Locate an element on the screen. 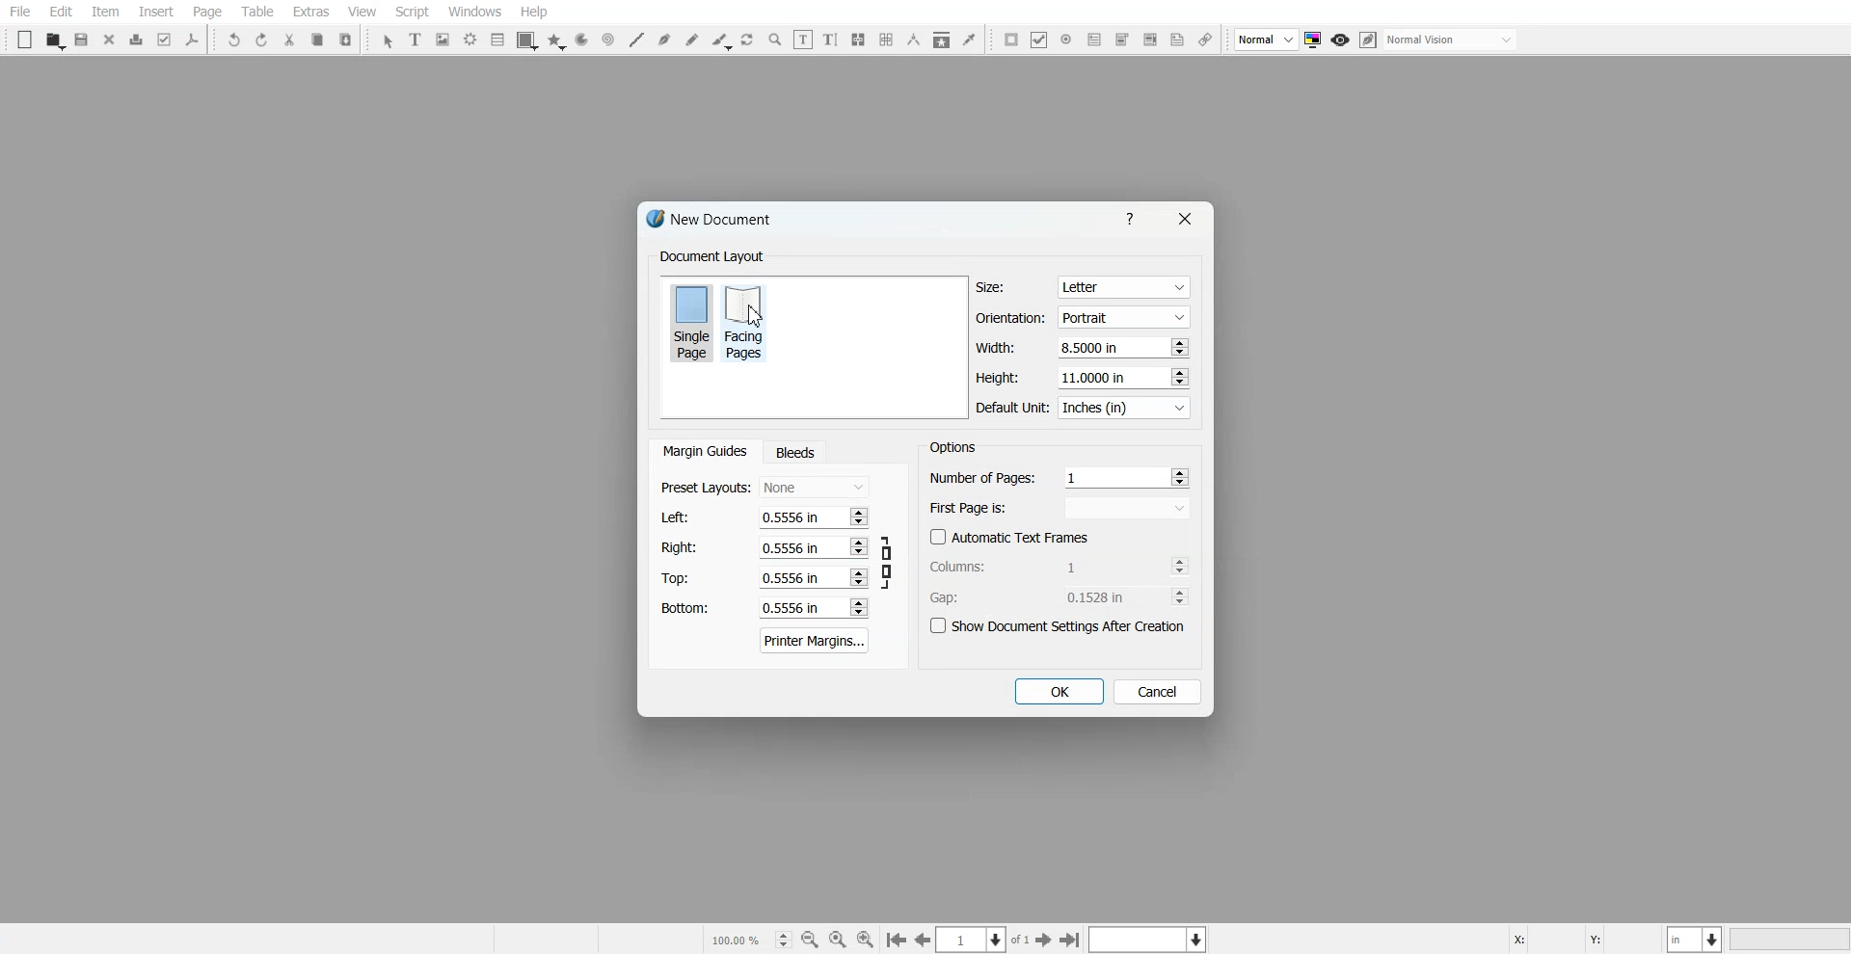  Increase and decrease No.  is located at coordinates (1178, 347).